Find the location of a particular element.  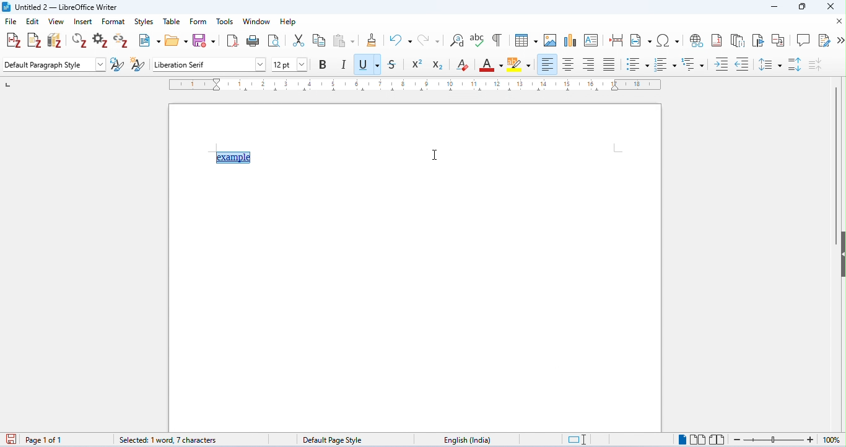

redo is located at coordinates (429, 40).